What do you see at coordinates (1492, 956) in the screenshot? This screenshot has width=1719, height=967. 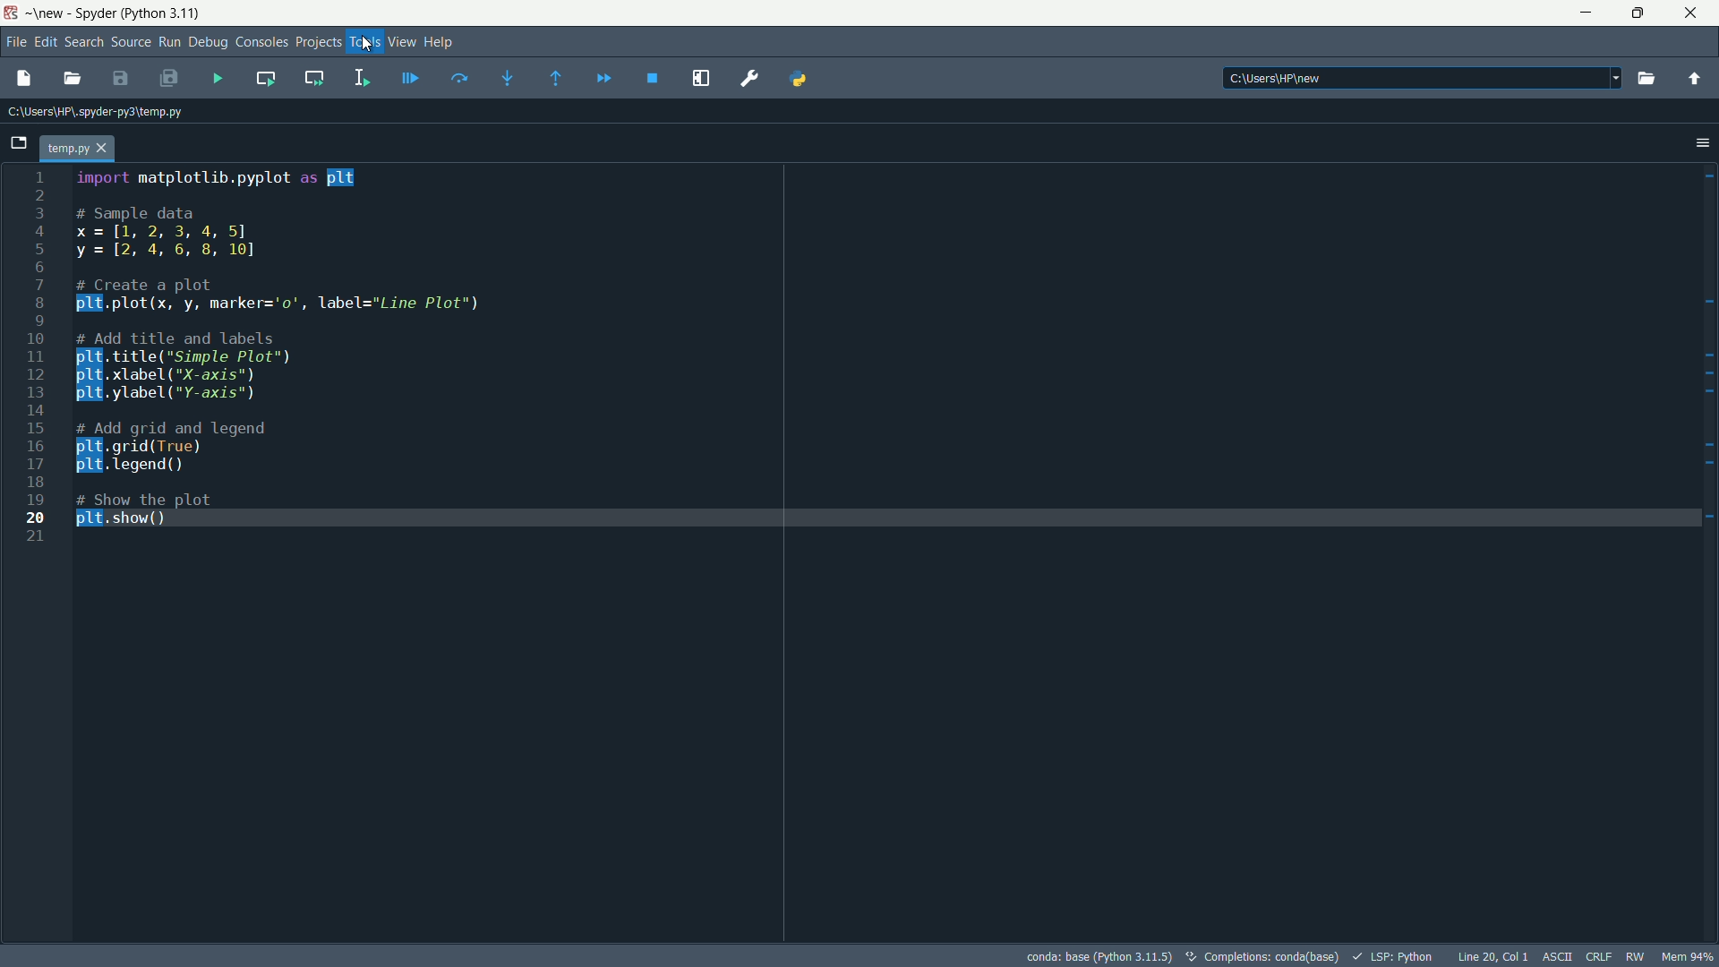 I see `cursor position` at bounding box center [1492, 956].